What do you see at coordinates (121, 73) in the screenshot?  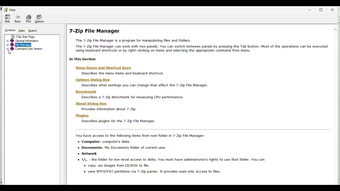 I see `Describes the menu items and keyboard shortcut.` at bounding box center [121, 73].